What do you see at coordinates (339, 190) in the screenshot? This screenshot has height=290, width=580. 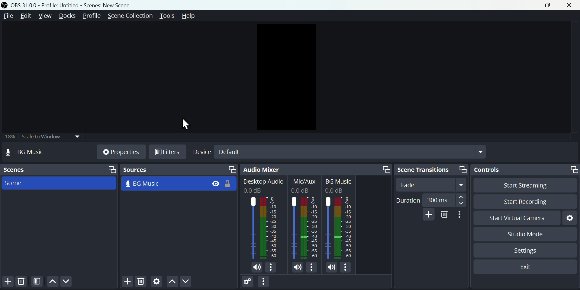 I see `` at bounding box center [339, 190].